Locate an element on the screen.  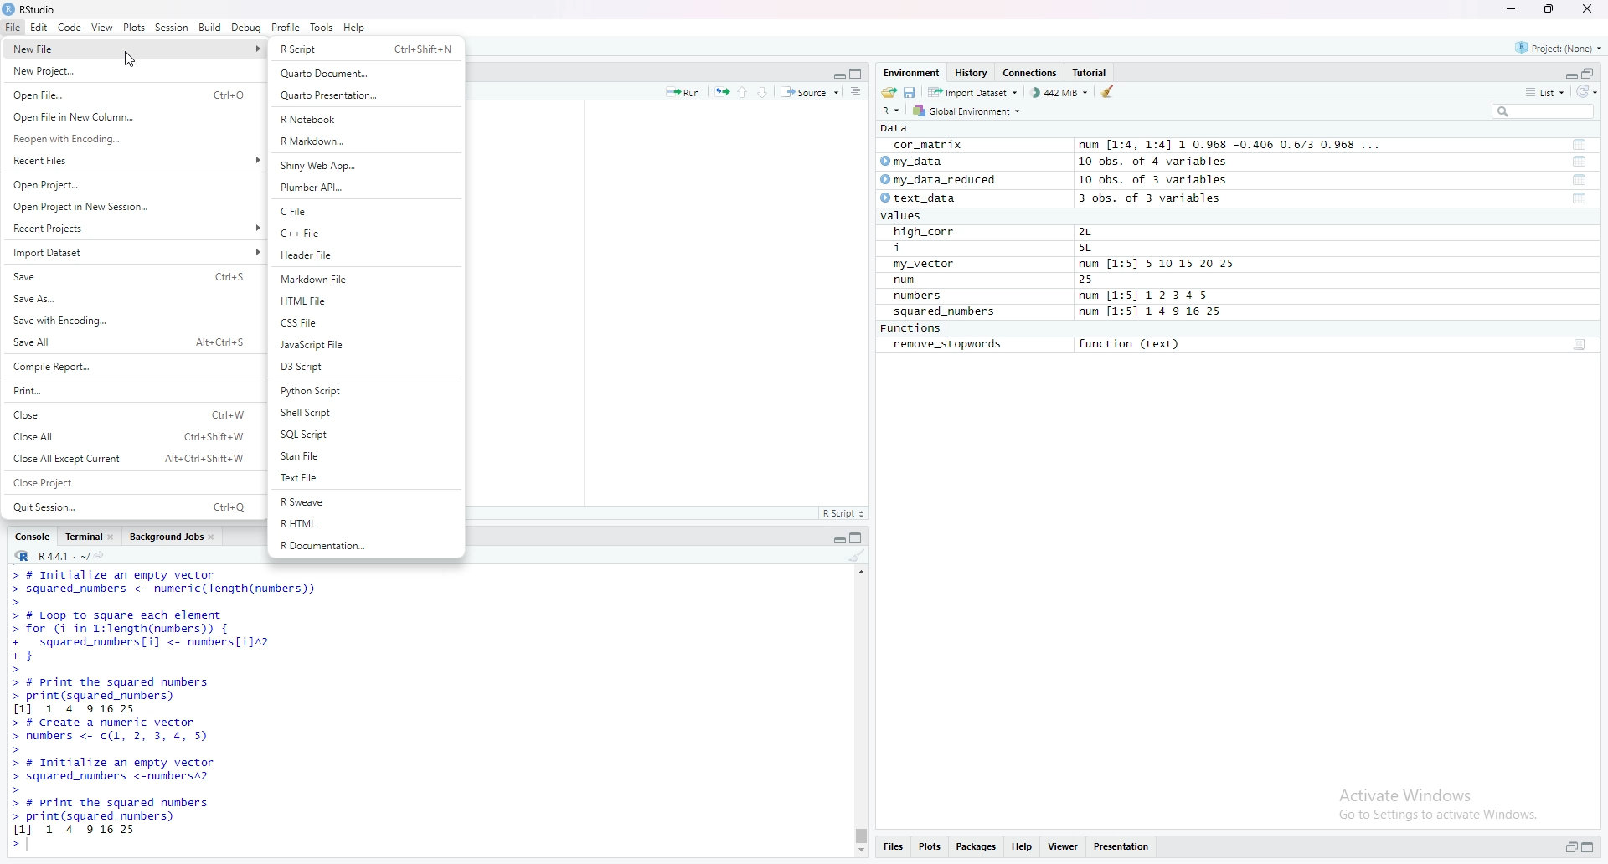
R is located at coordinates (887, 111).